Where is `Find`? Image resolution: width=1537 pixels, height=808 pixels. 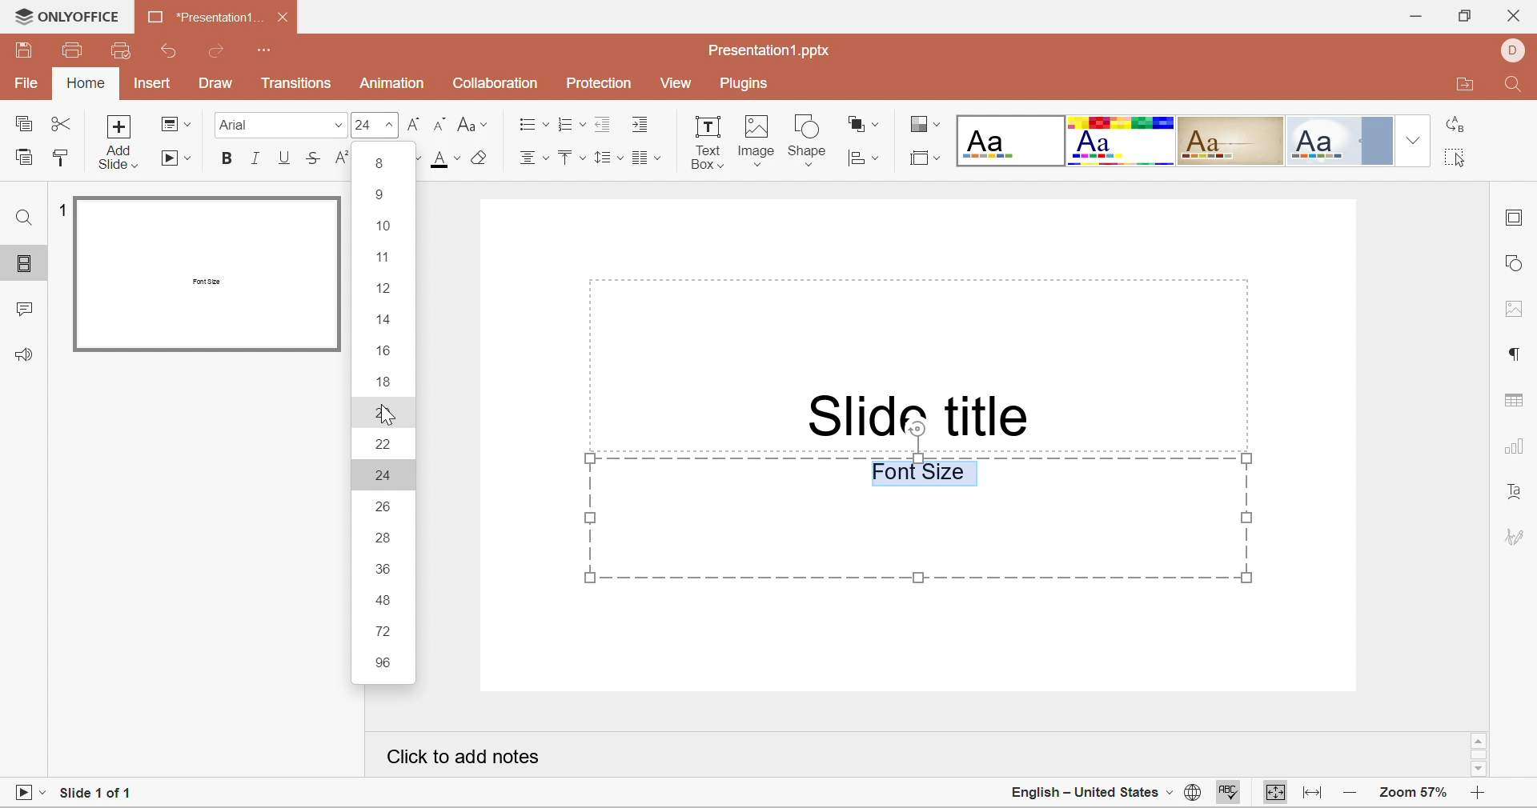
Find is located at coordinates (26, 215).